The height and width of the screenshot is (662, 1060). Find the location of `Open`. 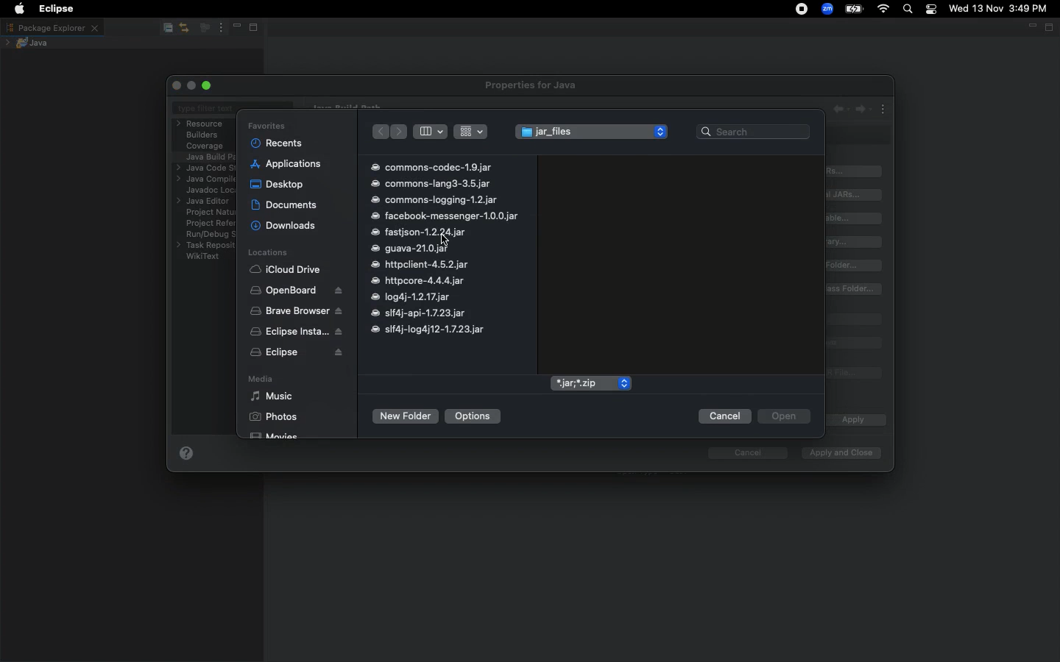

Open is located at coordinates (783, 417).